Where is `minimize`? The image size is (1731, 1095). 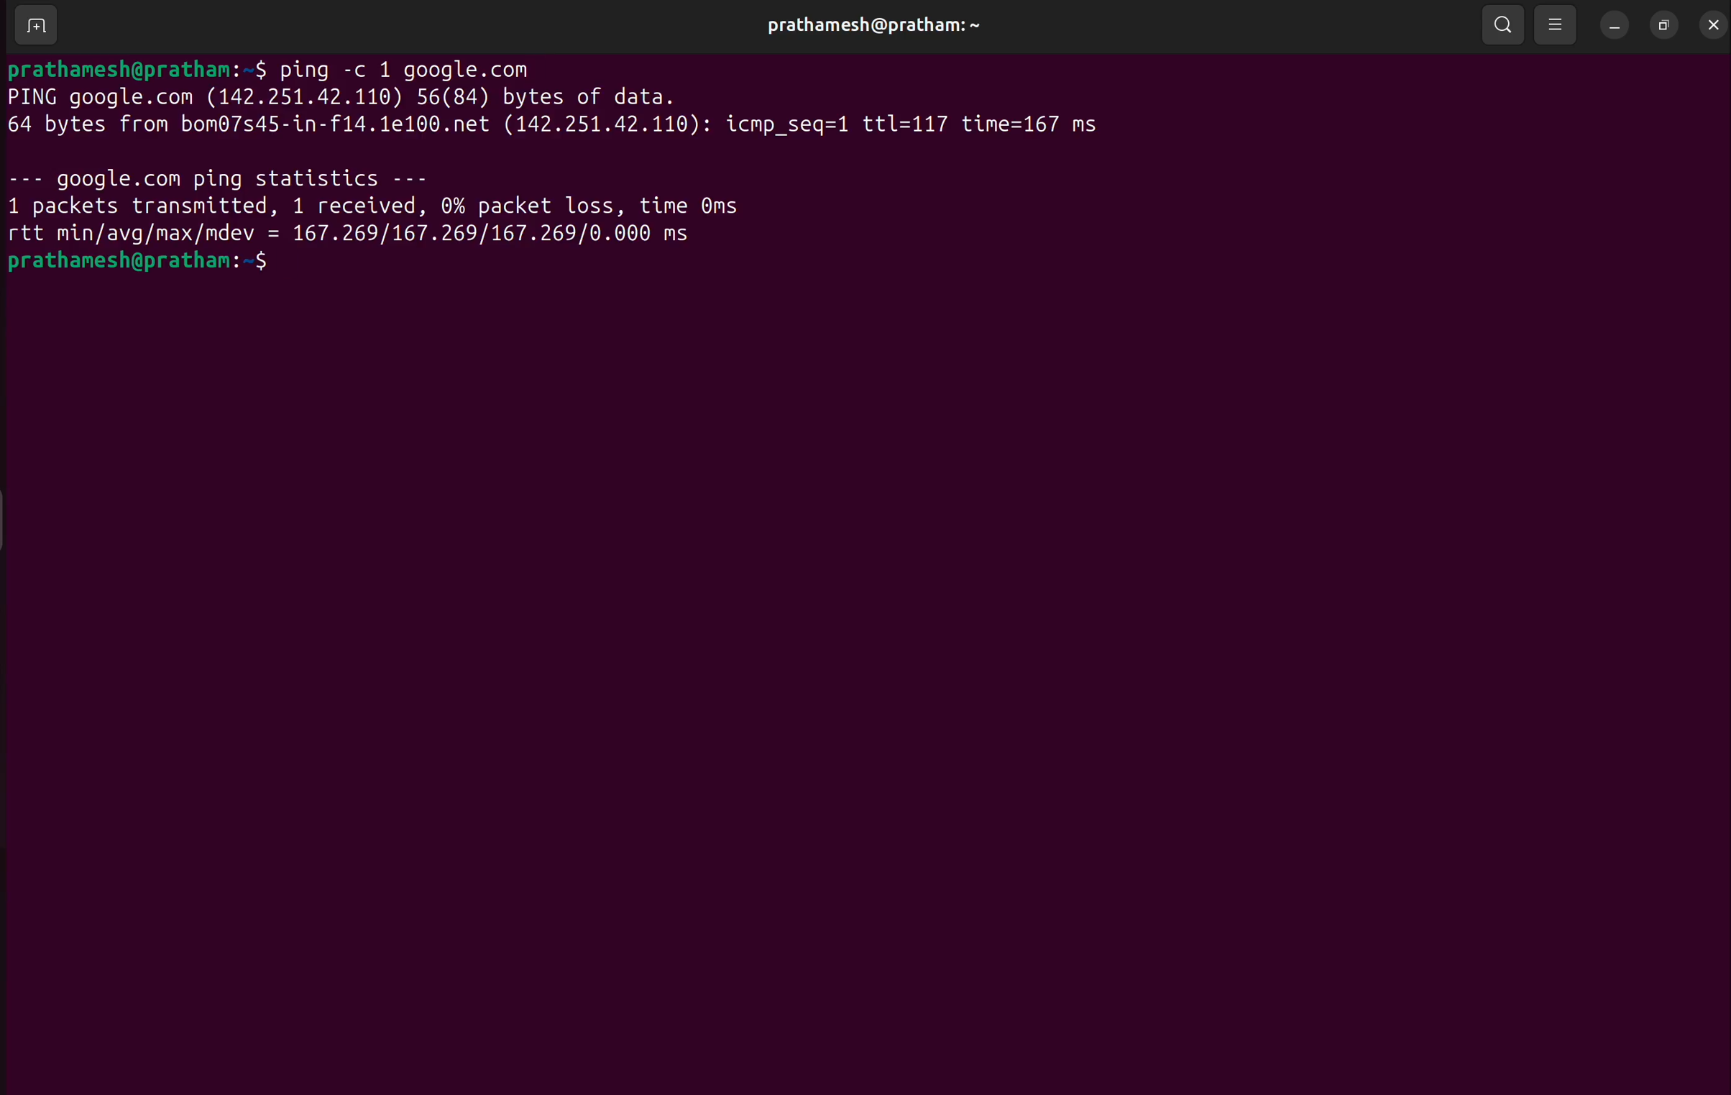
minimize is located at coordinates (1617, 23).